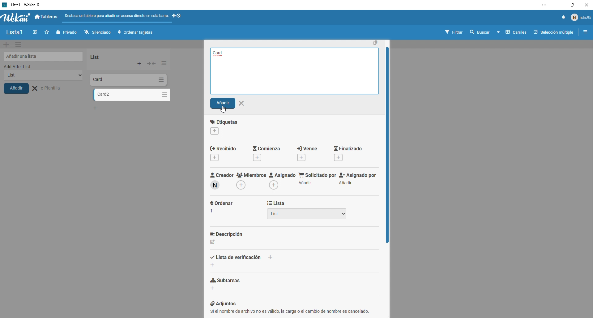 The width and height of the screenshot is (593, 318). Describe the element at coordinates (104, 56) in the screenshot. I see `list` at that location.